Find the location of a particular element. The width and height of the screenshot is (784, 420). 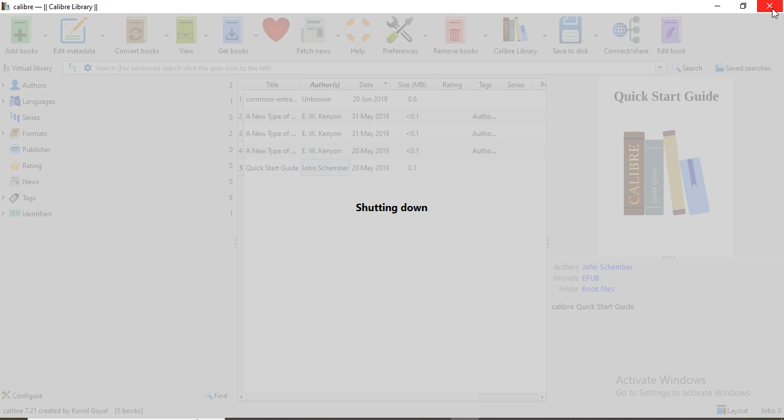

E W Kenyon is located at coordinates (323, 116).